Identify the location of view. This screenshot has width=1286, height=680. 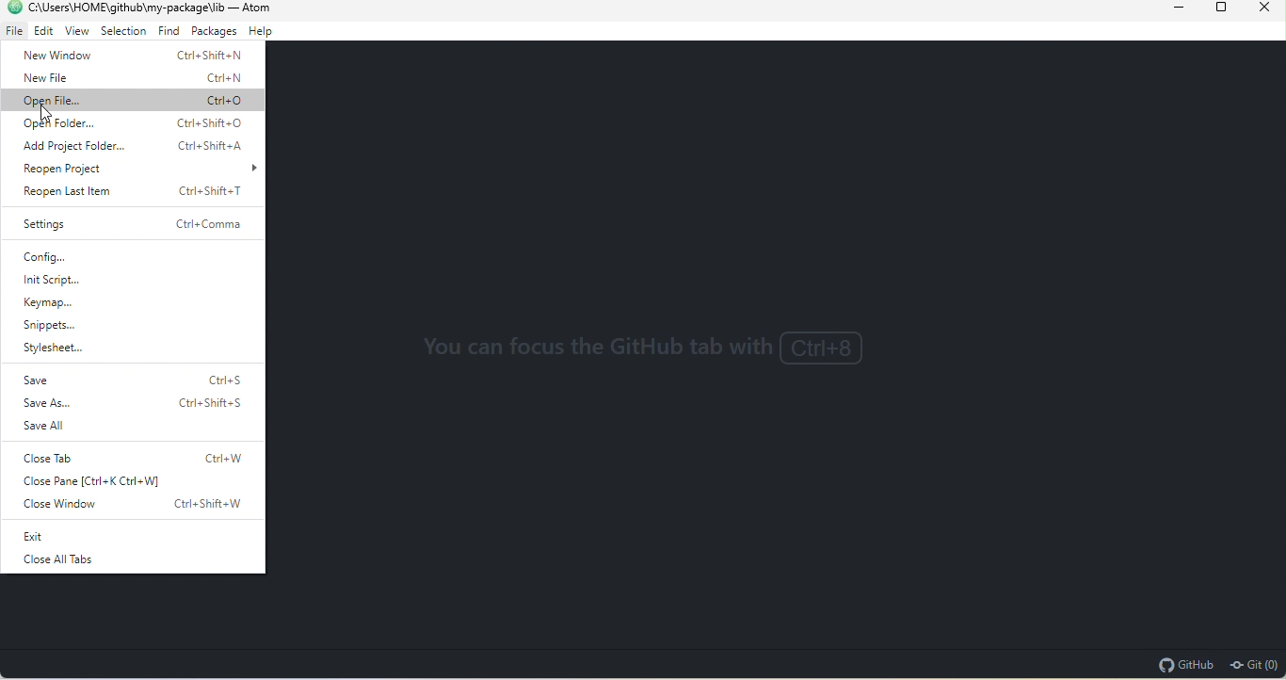
(76, 34).